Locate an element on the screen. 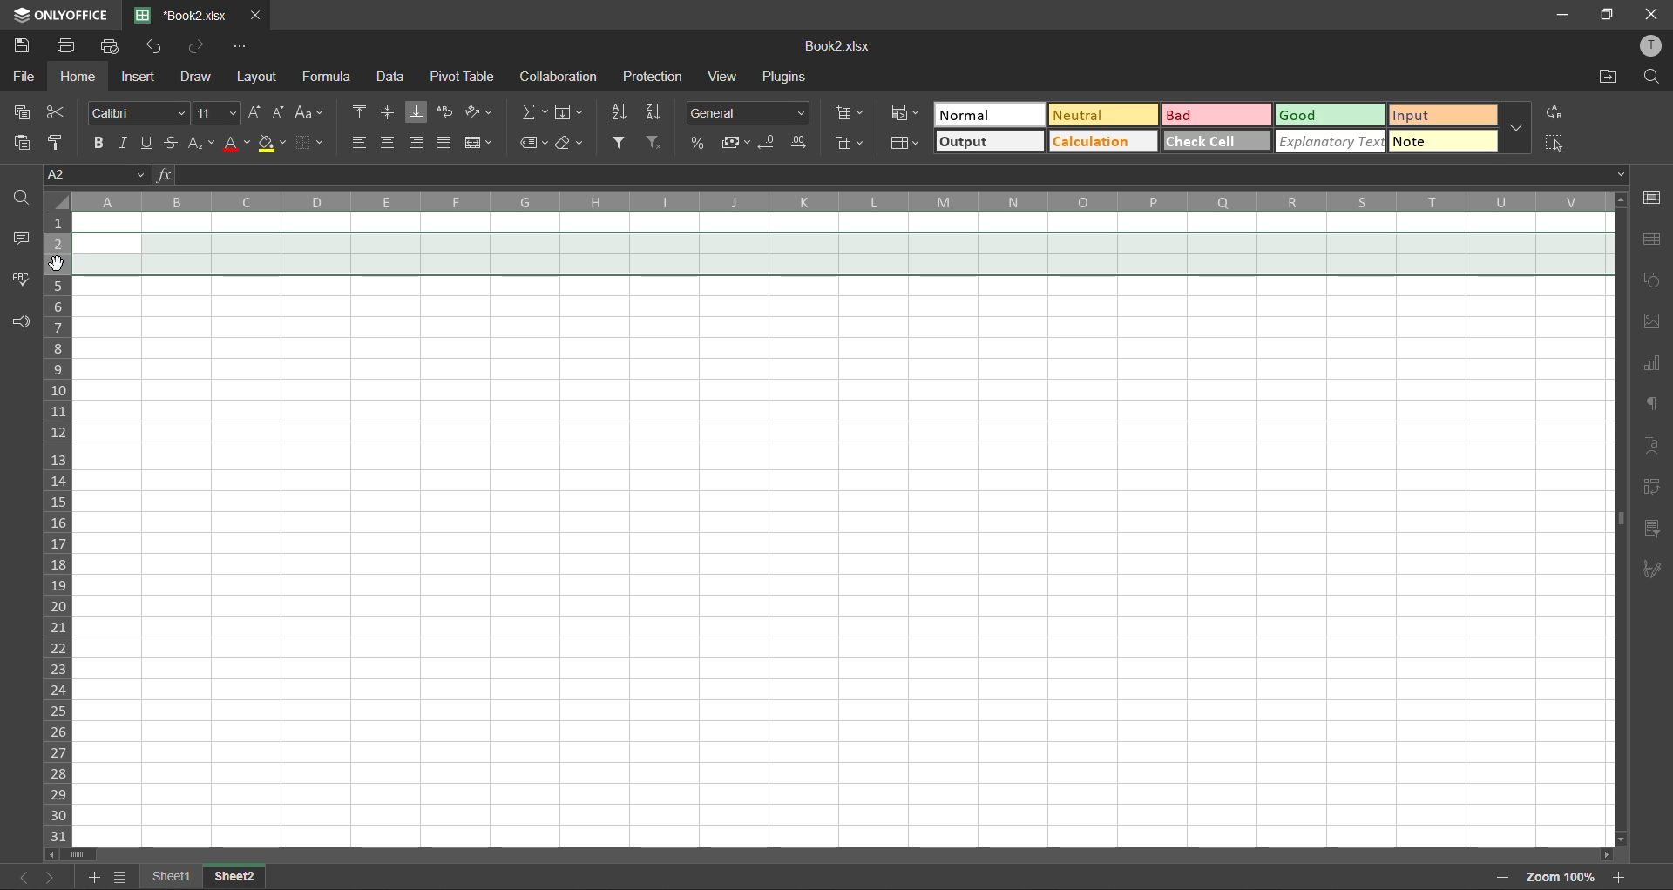 The width and height of the screenshot is (1673, 890). text is located at coordinates (1654, 445).